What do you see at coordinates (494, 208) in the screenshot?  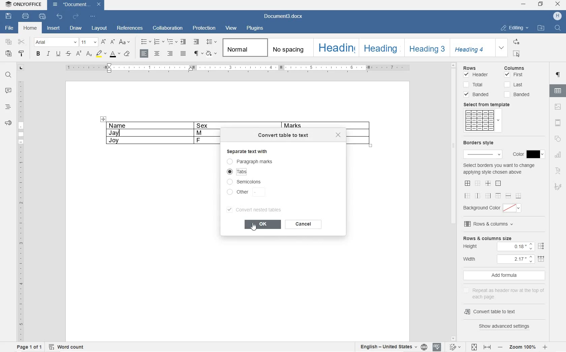 I see `background color` at bounding box center [494, 208].